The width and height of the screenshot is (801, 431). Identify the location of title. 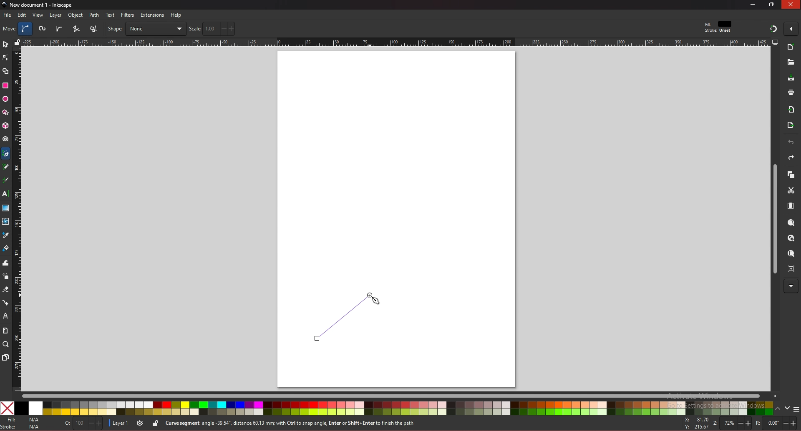
(38, 4).